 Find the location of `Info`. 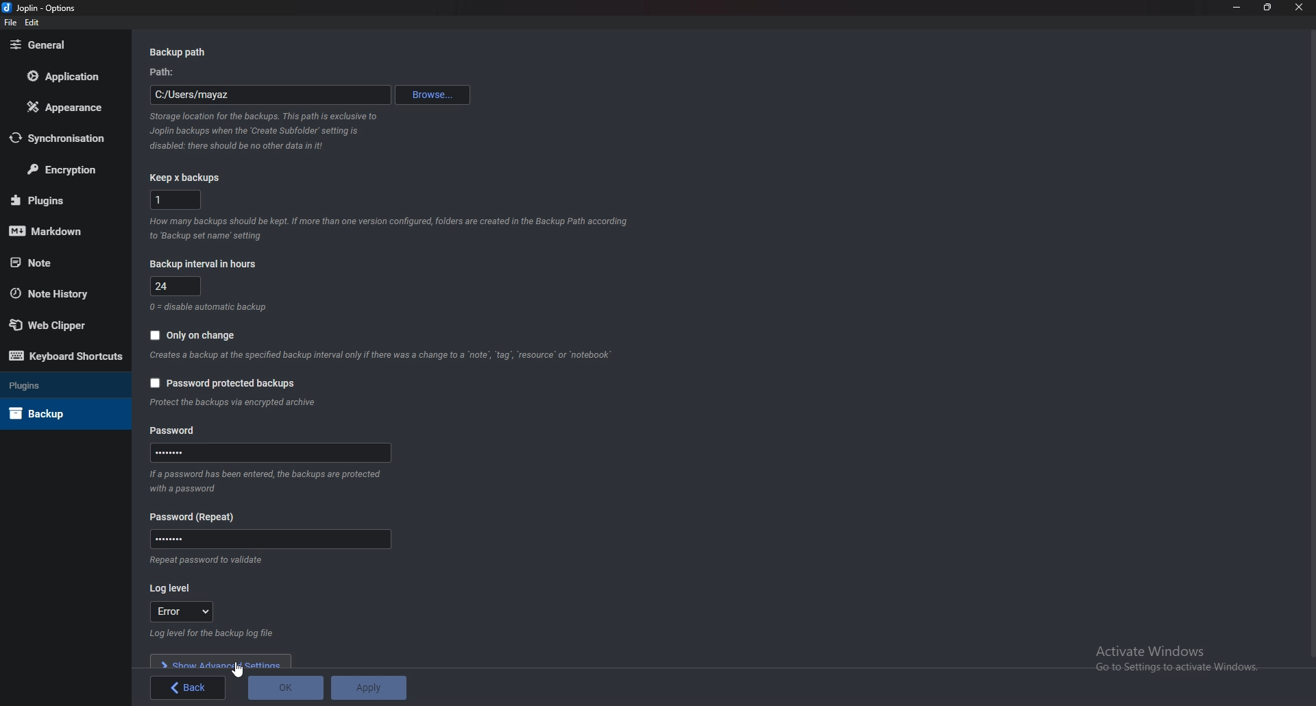

Info is located at coordinates (211, 305).